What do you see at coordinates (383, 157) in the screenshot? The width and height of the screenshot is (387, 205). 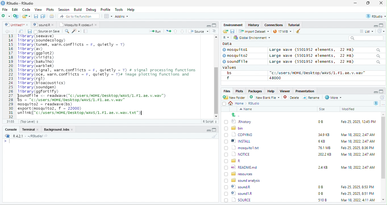 I see `scroll bar` at bounding box center [383, 157].